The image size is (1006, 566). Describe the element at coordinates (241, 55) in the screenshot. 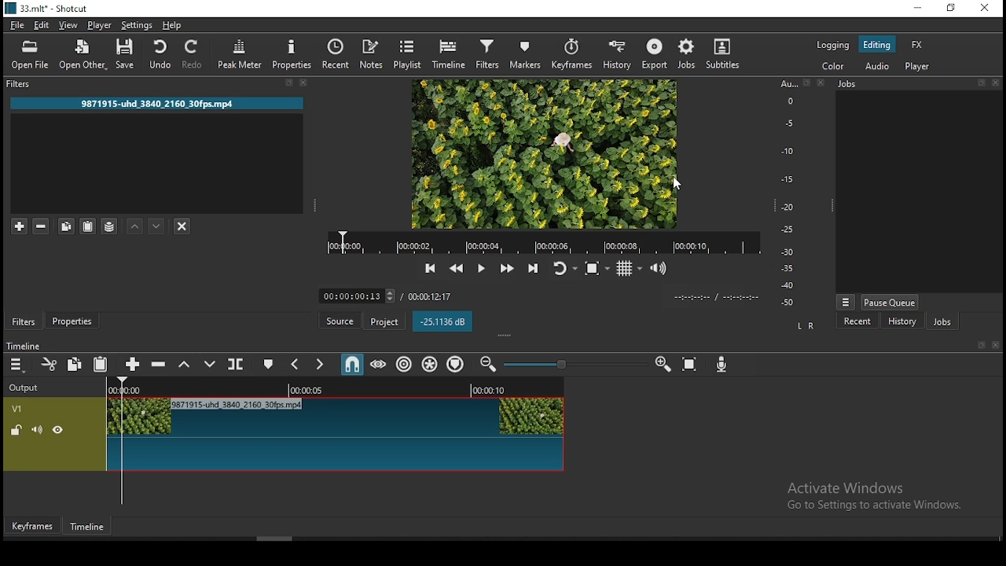

I see `peak meter` at that location.